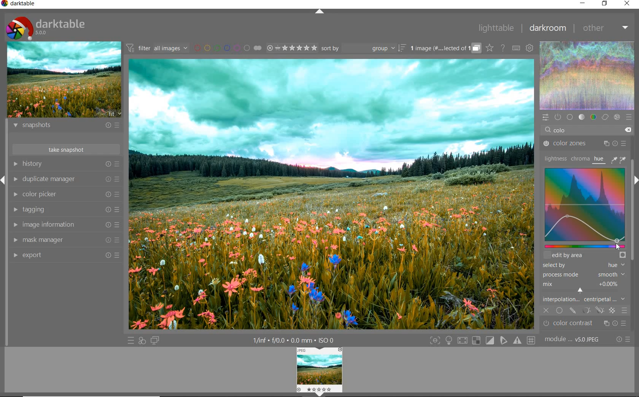 The image size is (639, 397). What do you see at coordinates (628, 130) in the screenshot?
I see `delete` at bounding box center [628, 130].